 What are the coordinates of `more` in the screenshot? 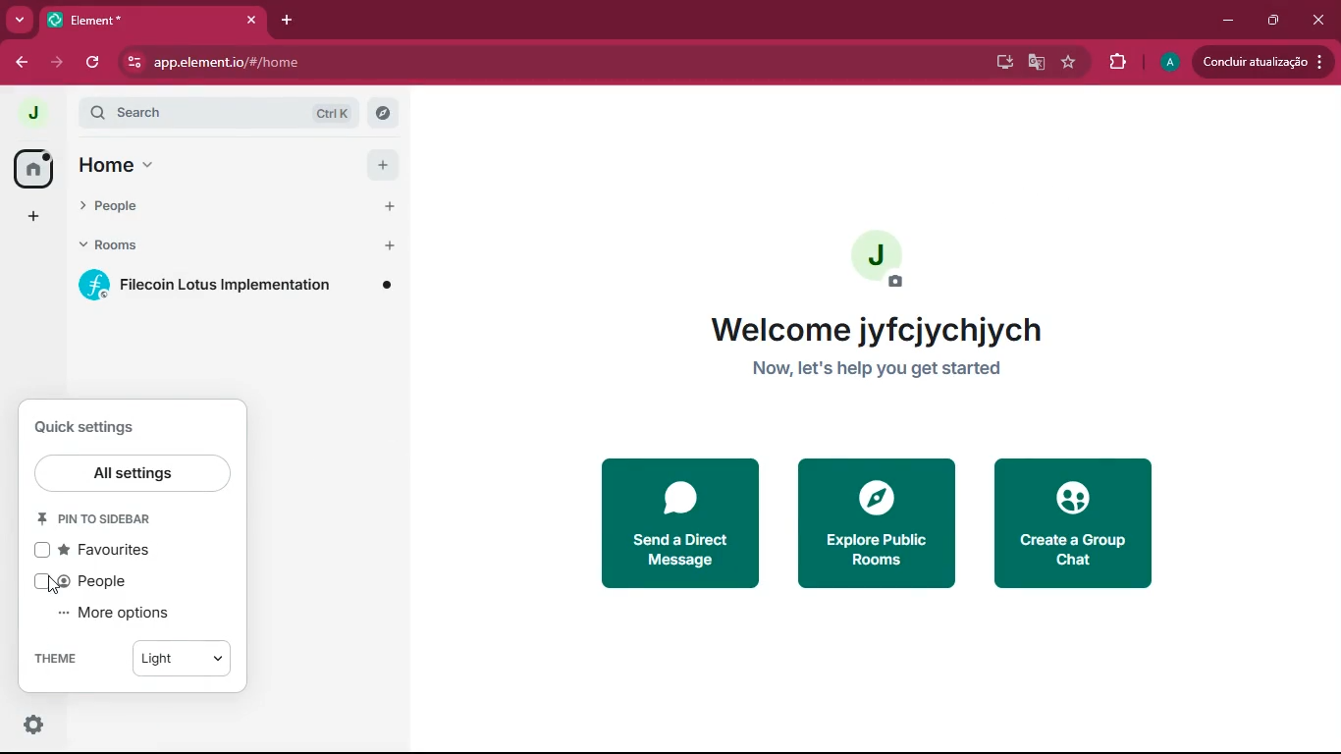 It's located at (18, 18).